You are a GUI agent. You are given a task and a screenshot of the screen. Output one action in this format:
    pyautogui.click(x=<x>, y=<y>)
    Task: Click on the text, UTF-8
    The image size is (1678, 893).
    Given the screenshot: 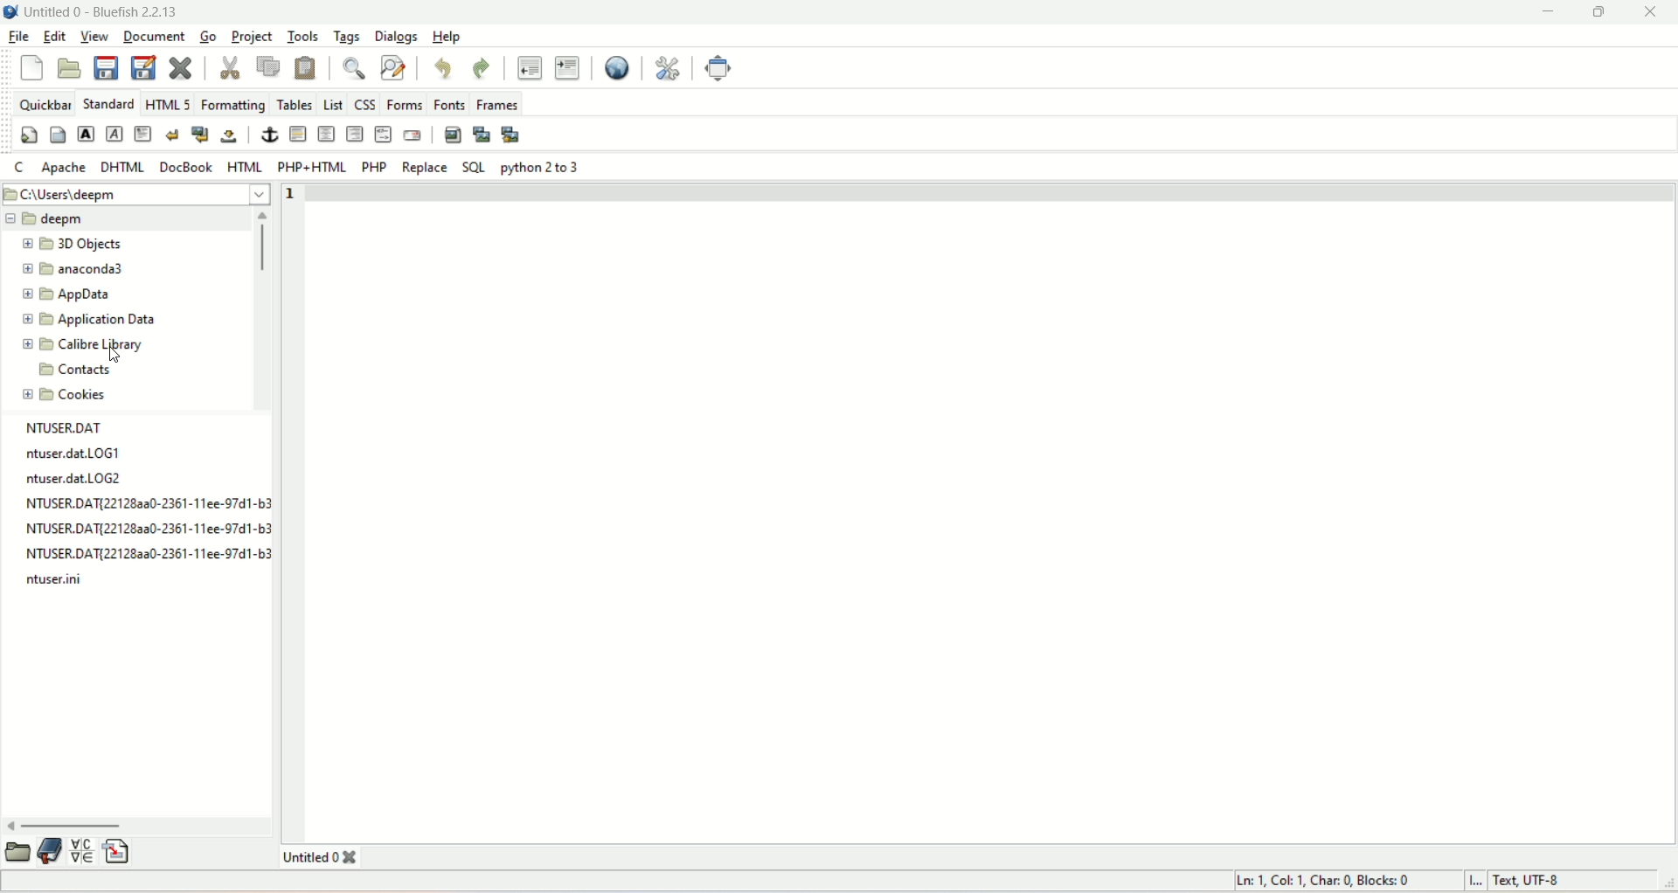 What is the action you would take?
    pyautogui.click(x=1555, y=881)
    